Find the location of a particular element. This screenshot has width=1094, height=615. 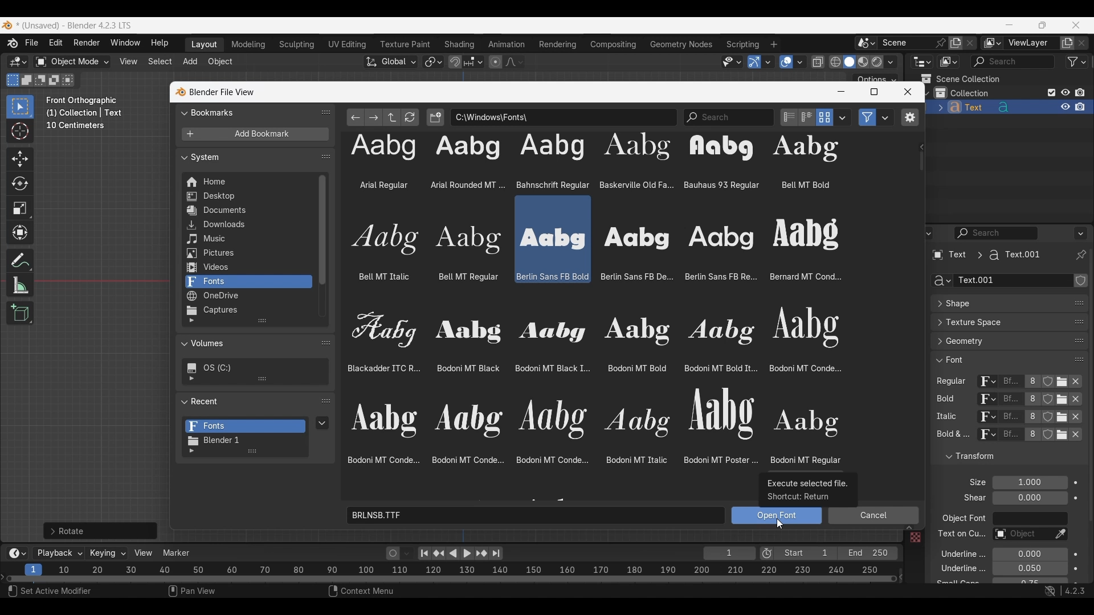

Keying is located at coordinates (107, 552).